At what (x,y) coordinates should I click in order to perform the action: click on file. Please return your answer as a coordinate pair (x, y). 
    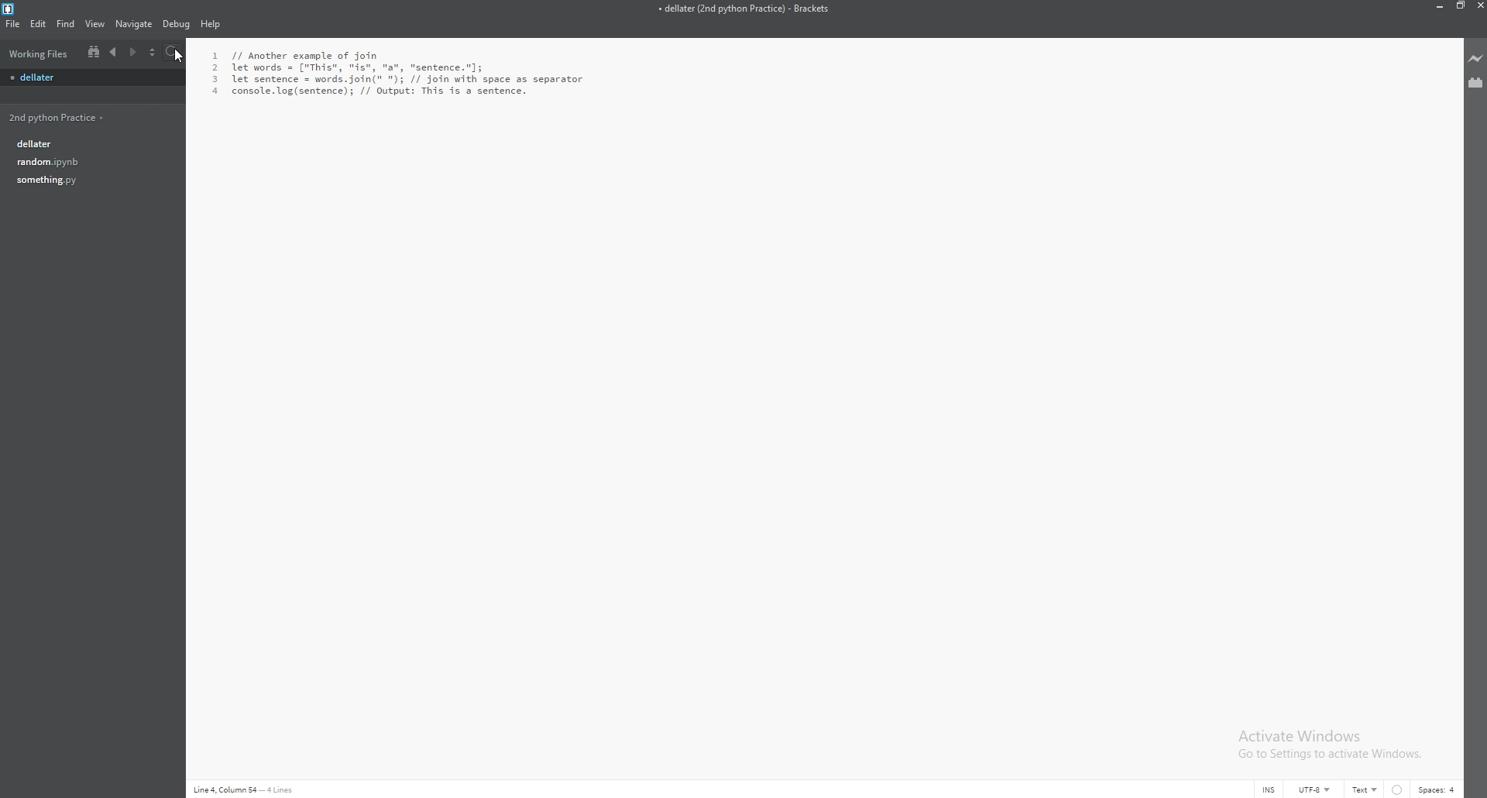
    Looking at the image, I should click on (14, 25).